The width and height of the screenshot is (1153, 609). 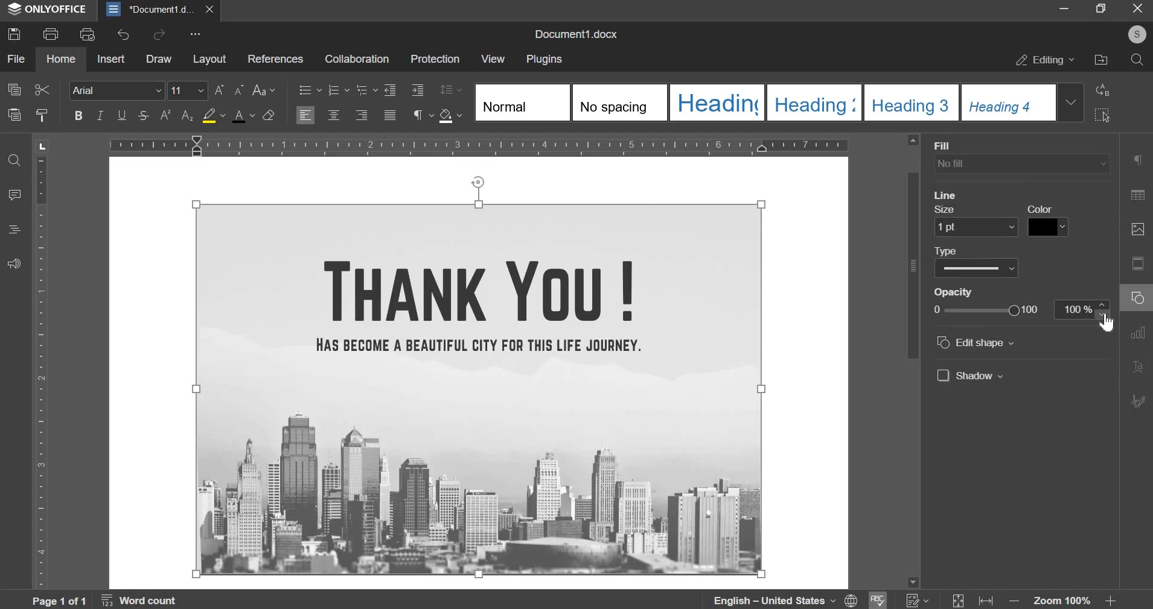 I want to click on save, so click(x=14, y=34).